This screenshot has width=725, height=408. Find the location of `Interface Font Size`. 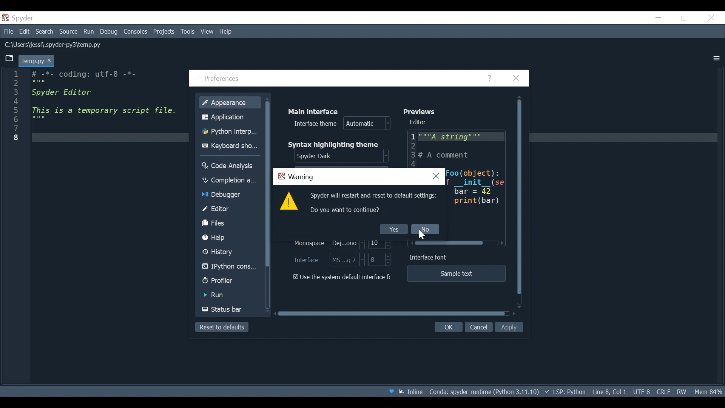

Interface Font Size is located at coordinates (380, 260).